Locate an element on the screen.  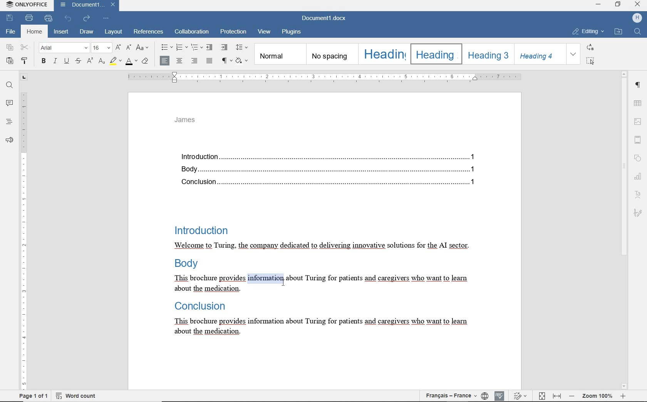
REFERENCES is located at coordinates (149, 32).